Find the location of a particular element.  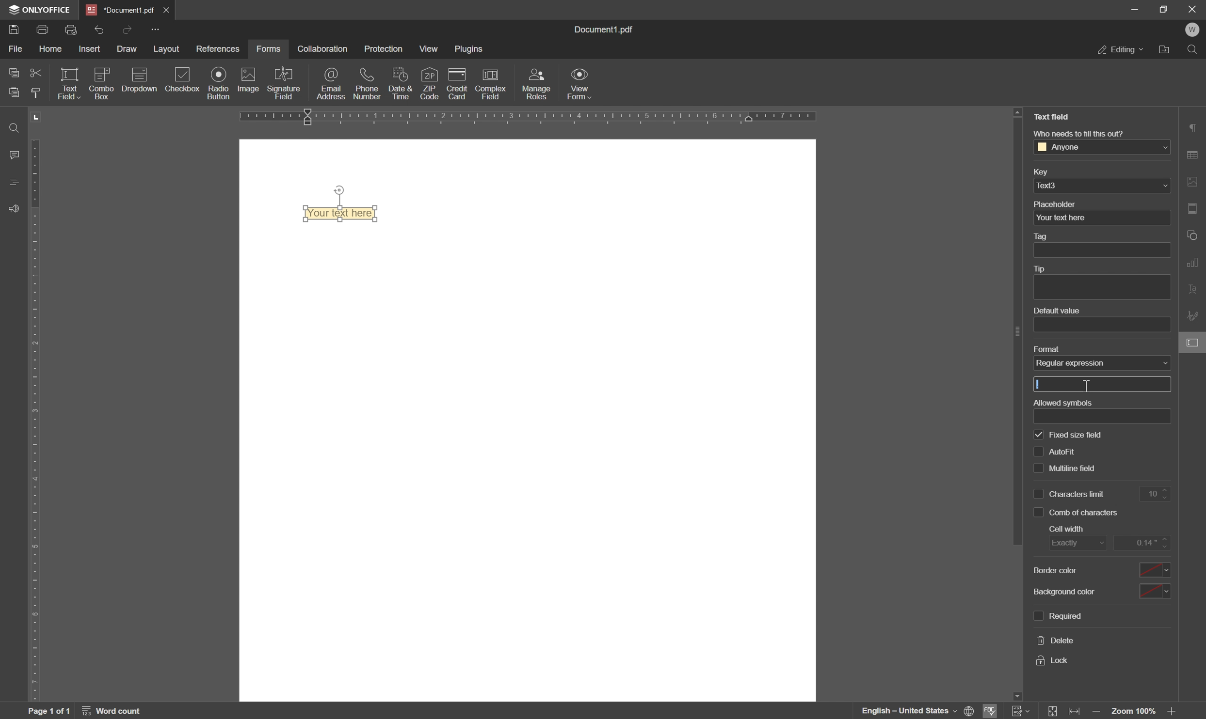

layout is located at coordinates (165, 50).